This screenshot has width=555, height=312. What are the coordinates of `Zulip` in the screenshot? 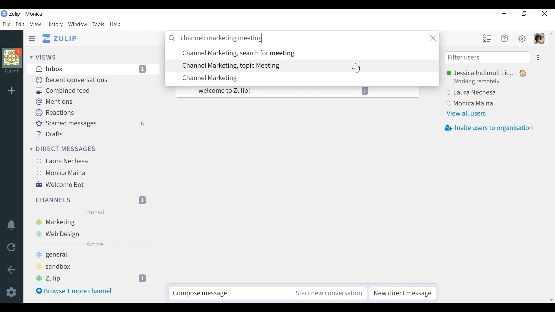 It's located at (95, 278).